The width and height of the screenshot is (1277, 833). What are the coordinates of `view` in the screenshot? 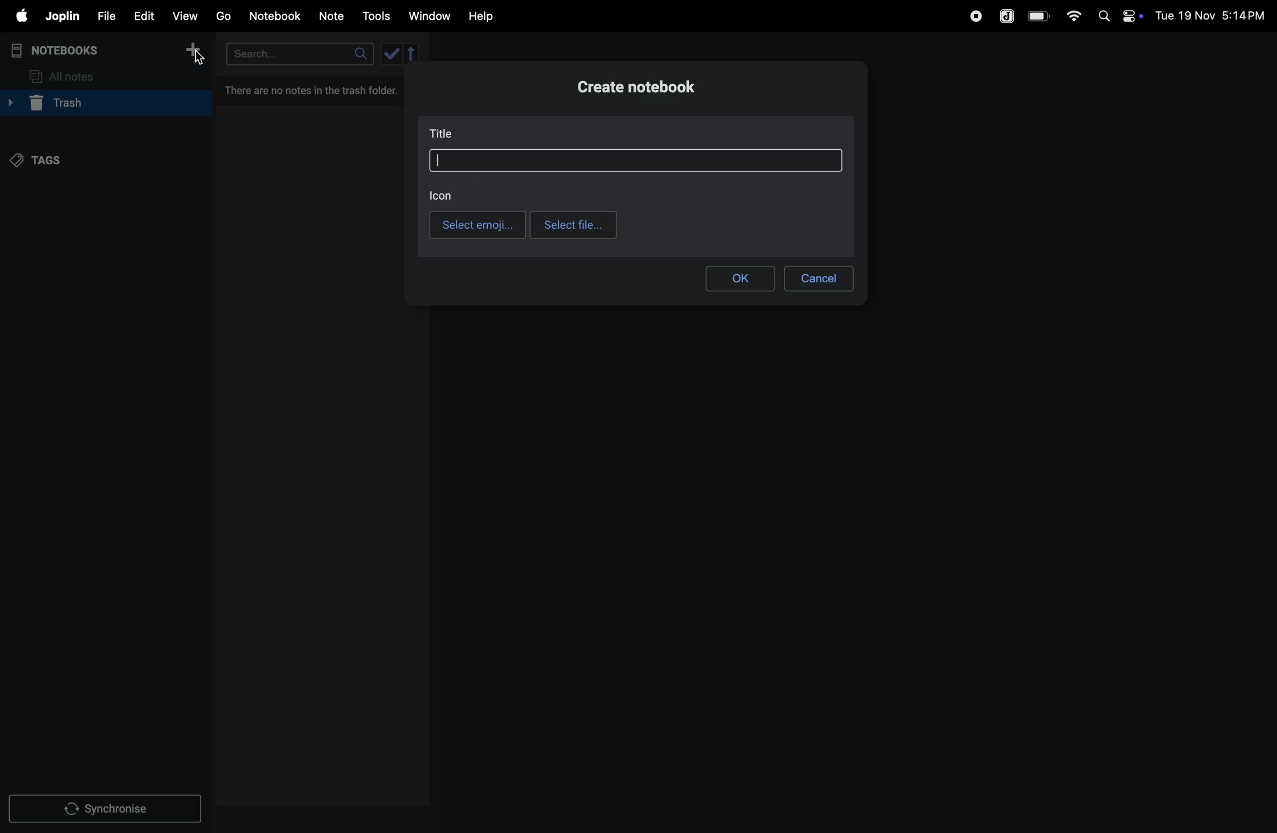 It's located at (184, 13).